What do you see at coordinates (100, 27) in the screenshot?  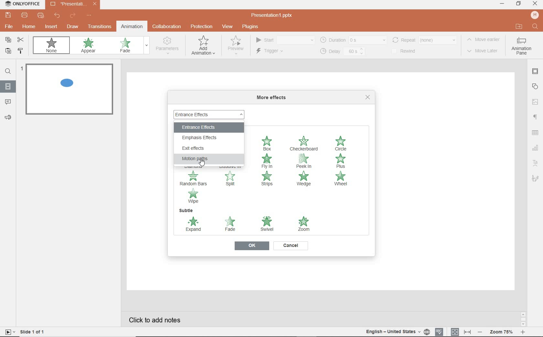 I see `transitions` at bounding box center [100, 27].